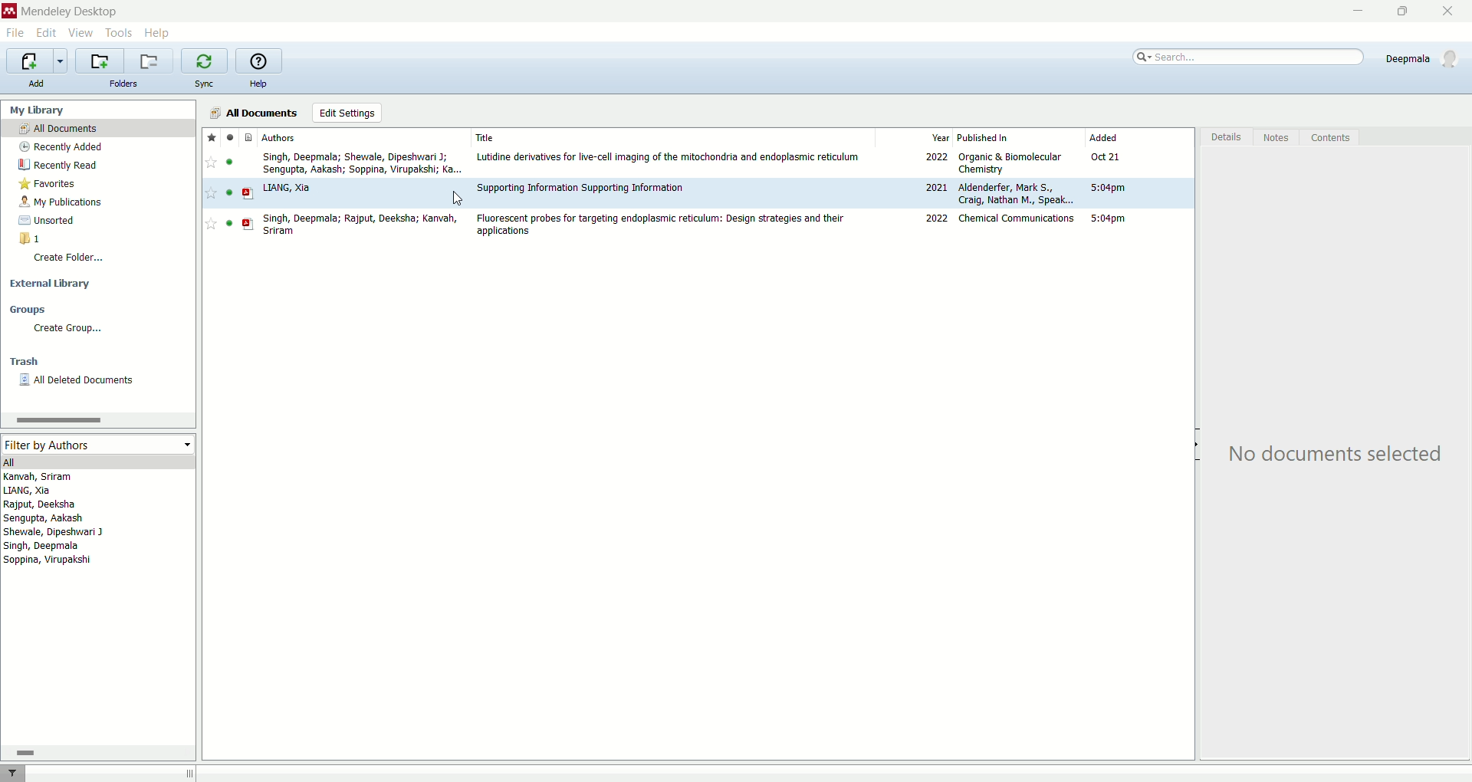 This screenshot has height=782, width=1472. What do you see at coordinates (120, 32) in the screenshot?
I see `tools` at bounding box center [120, 32].